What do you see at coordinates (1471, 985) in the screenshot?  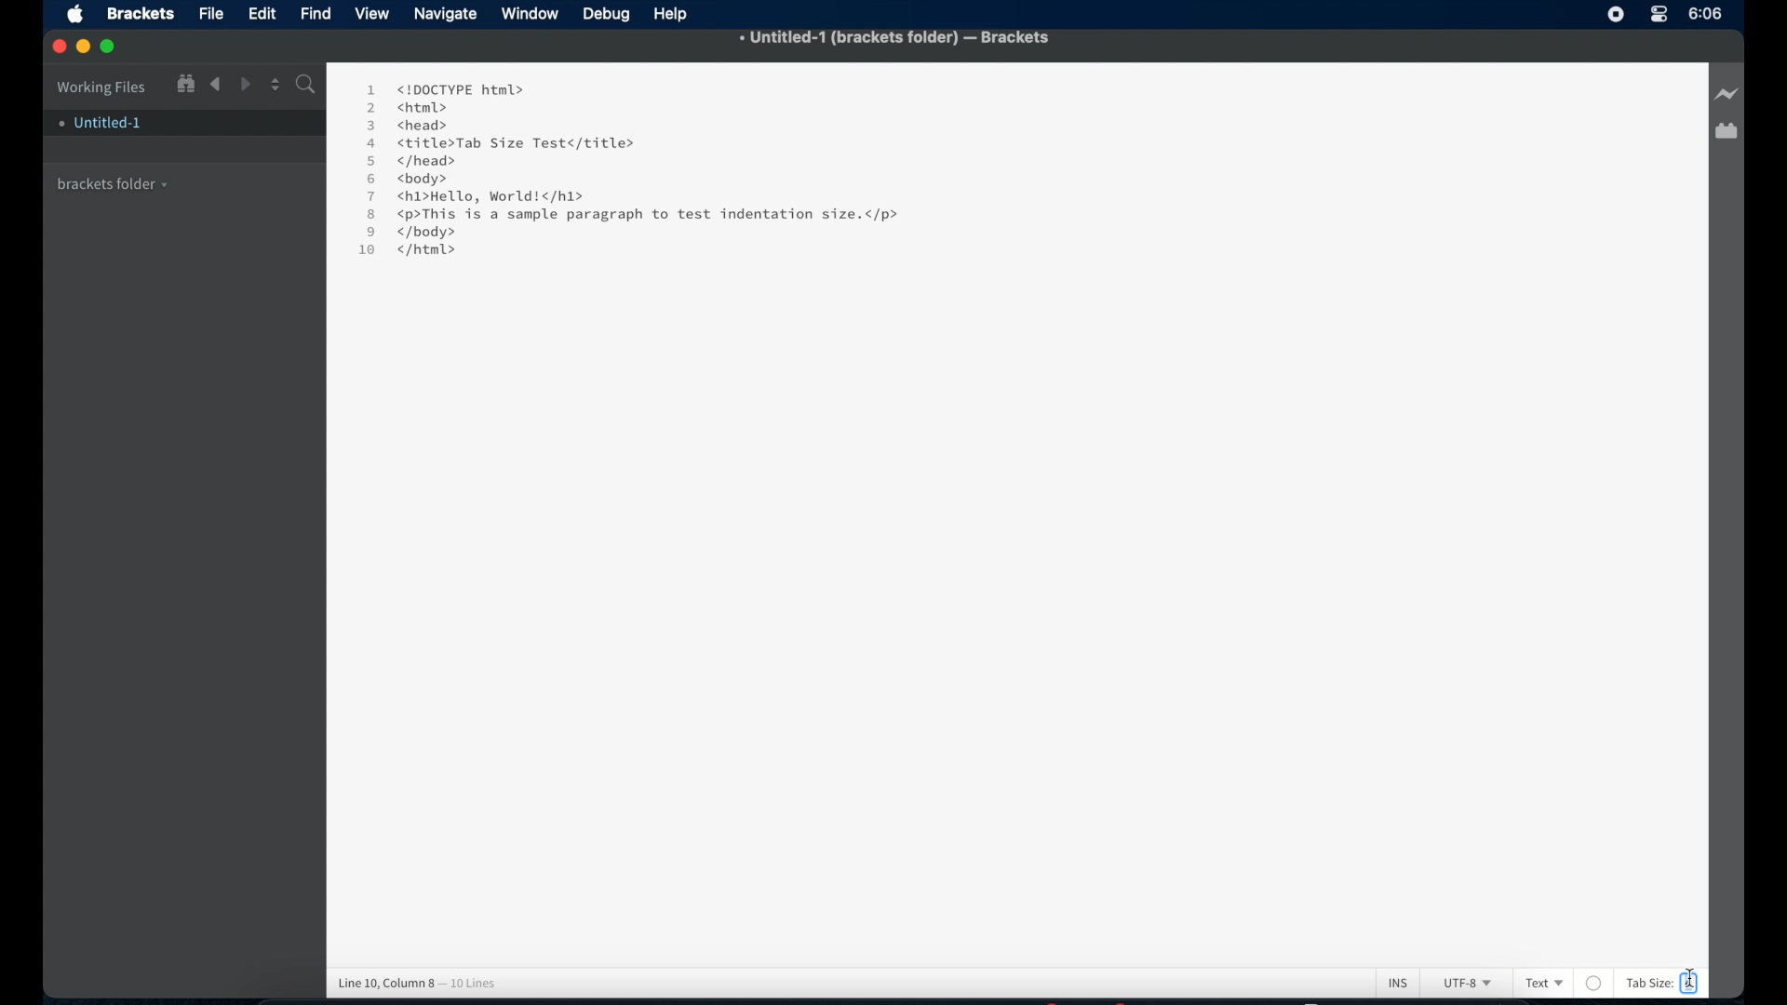 I see `UTF-8` at bounding box center [1471, 985].